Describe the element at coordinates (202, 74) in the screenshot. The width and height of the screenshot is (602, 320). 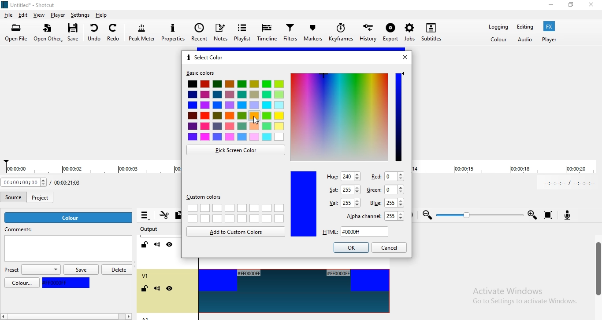
I see `basic colors` at that location.